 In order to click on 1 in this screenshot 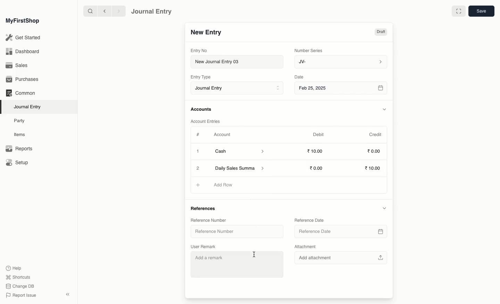, I will do `click(199, 152)`.